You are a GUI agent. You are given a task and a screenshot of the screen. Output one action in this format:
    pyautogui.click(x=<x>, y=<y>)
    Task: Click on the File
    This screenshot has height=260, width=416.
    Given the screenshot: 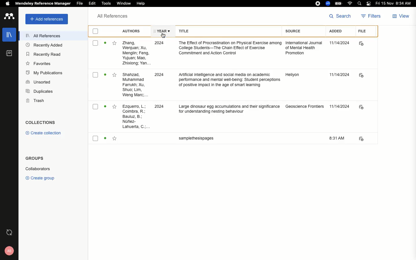 What is the action you would take?
    pyautogui.click(x=362, y=32)
    